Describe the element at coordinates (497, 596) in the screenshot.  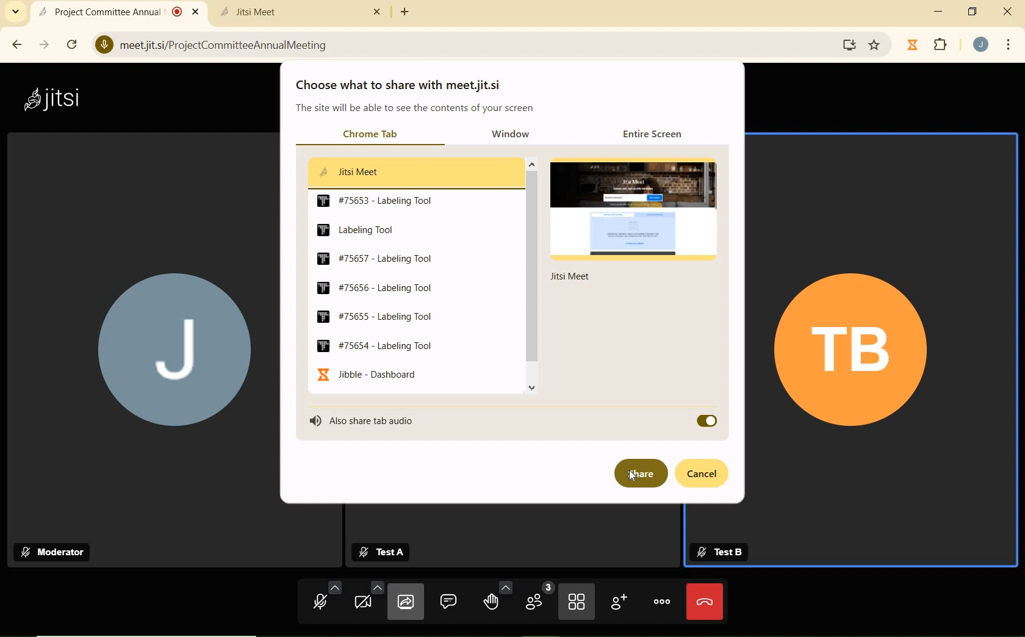
I see `raise your hand` at that location.